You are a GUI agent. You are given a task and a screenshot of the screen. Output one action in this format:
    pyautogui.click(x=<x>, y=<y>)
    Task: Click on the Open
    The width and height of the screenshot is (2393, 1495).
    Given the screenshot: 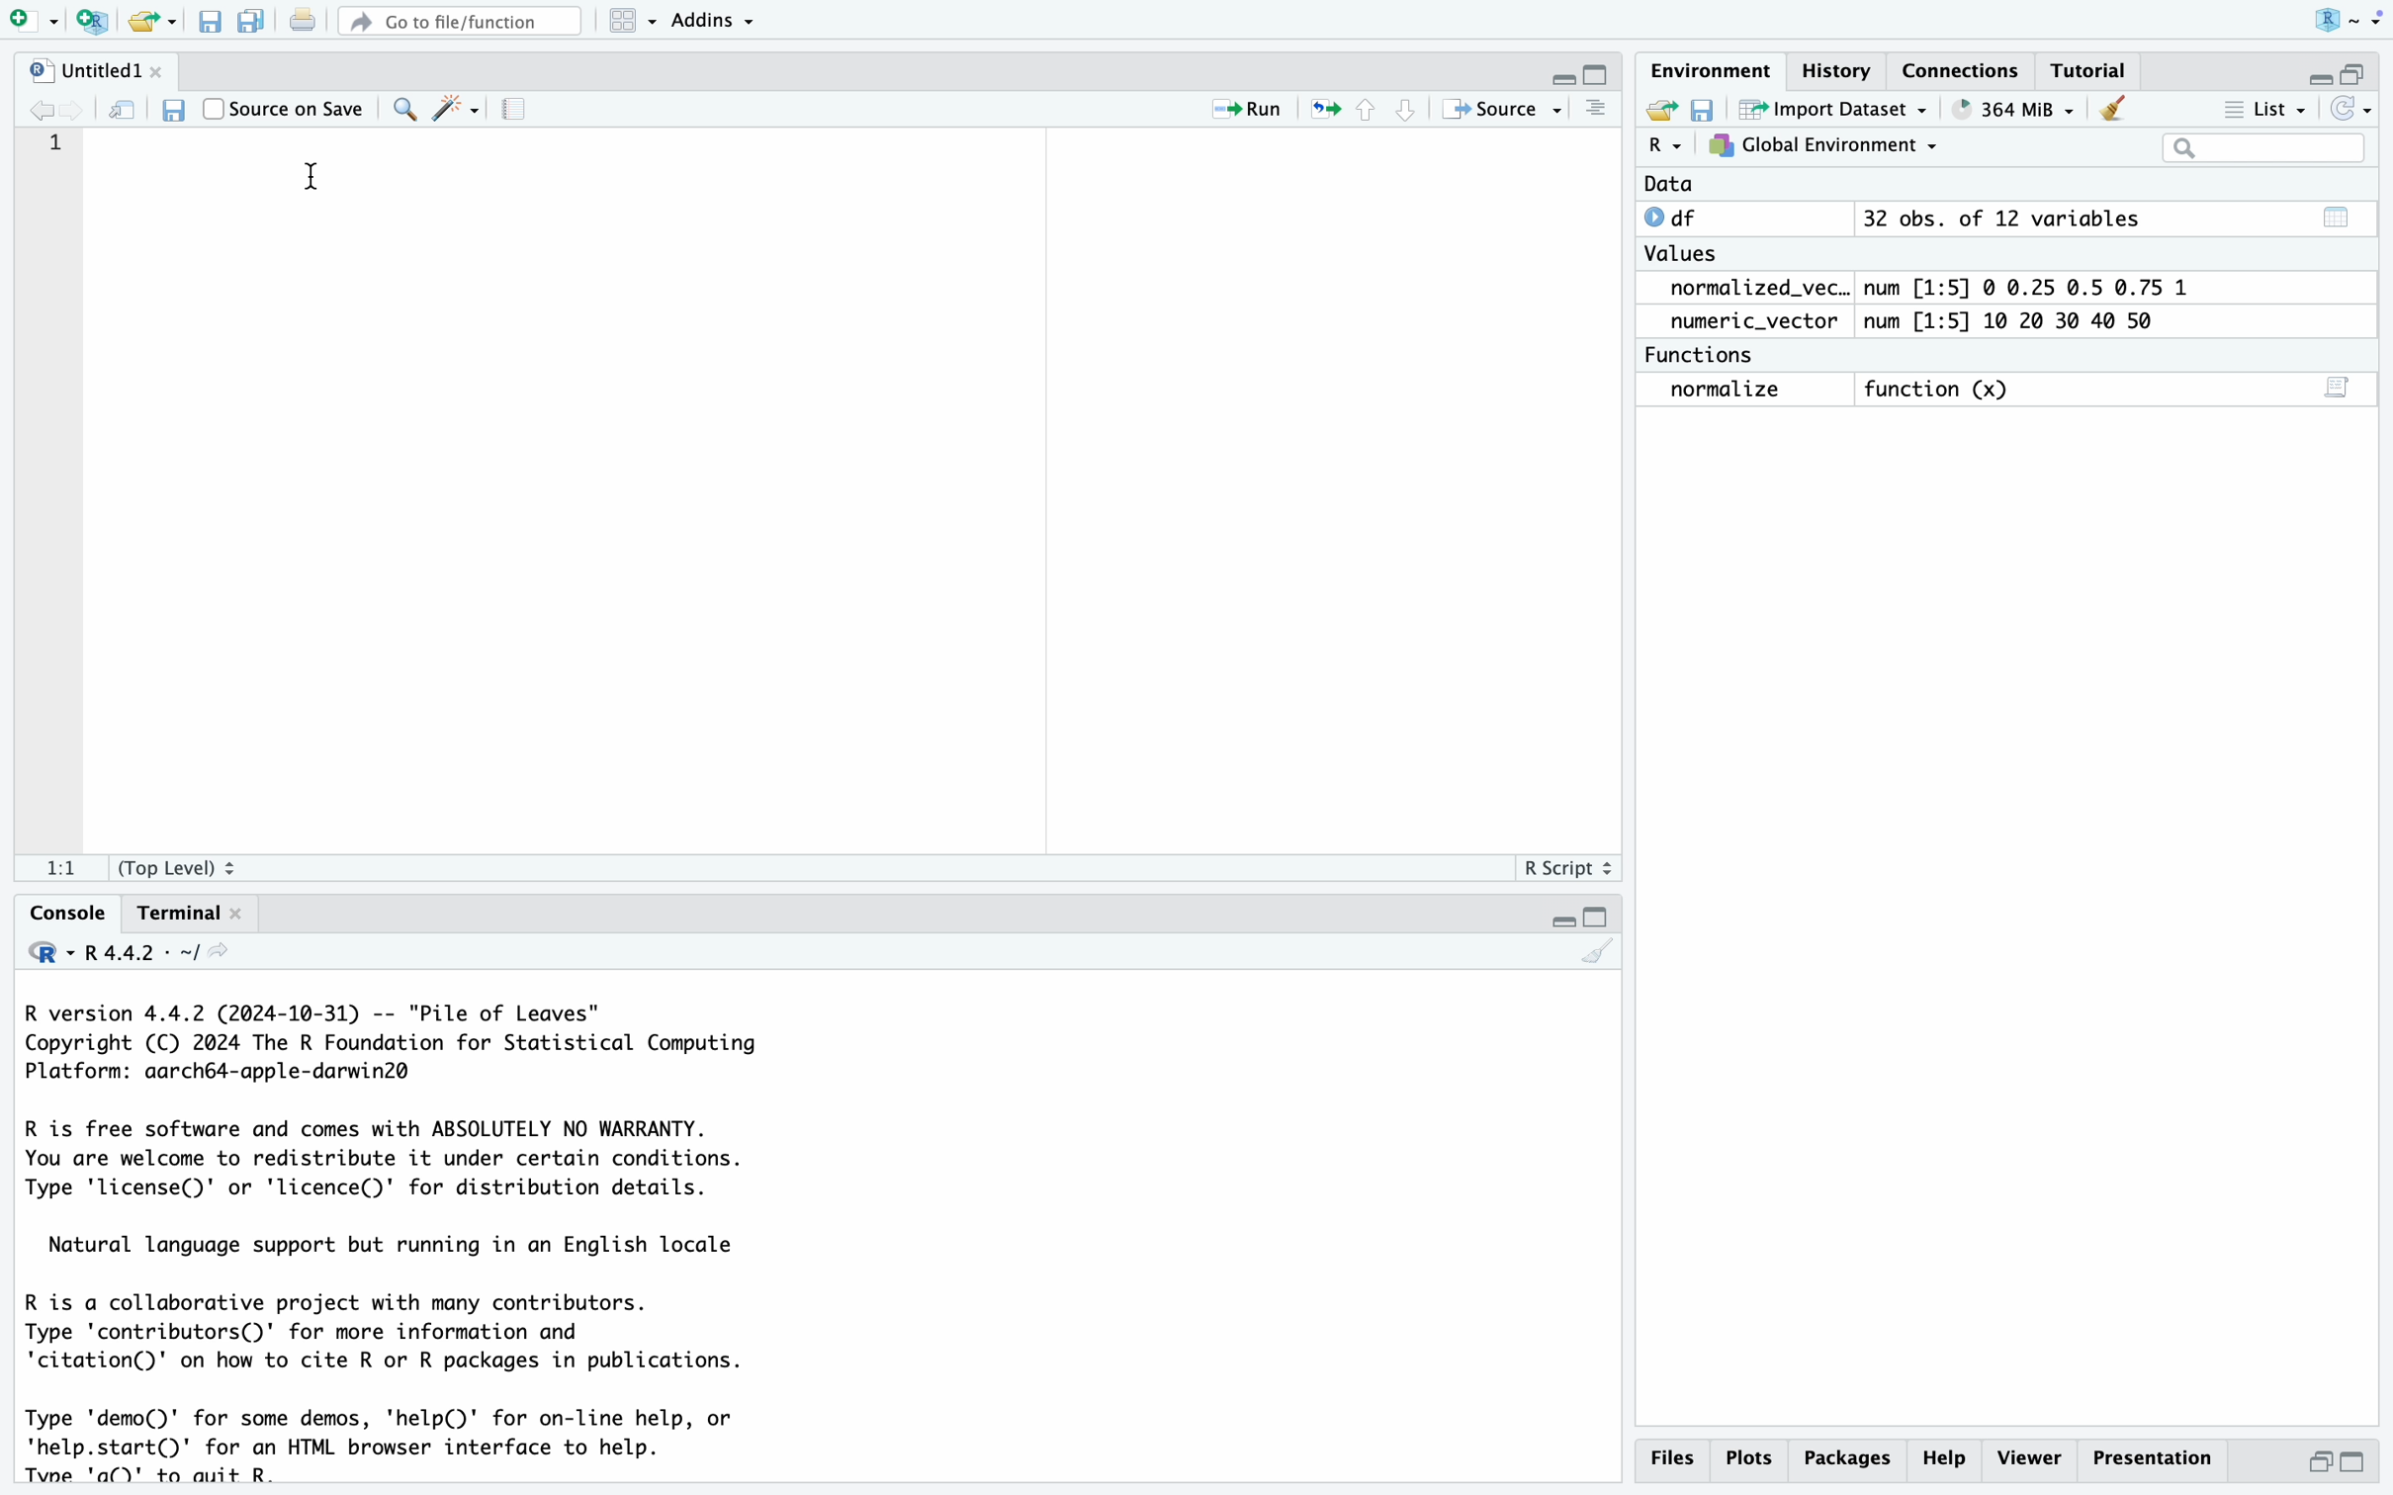 What is the action you would take?
    pyautogui.click(x=1657, y=108)
    